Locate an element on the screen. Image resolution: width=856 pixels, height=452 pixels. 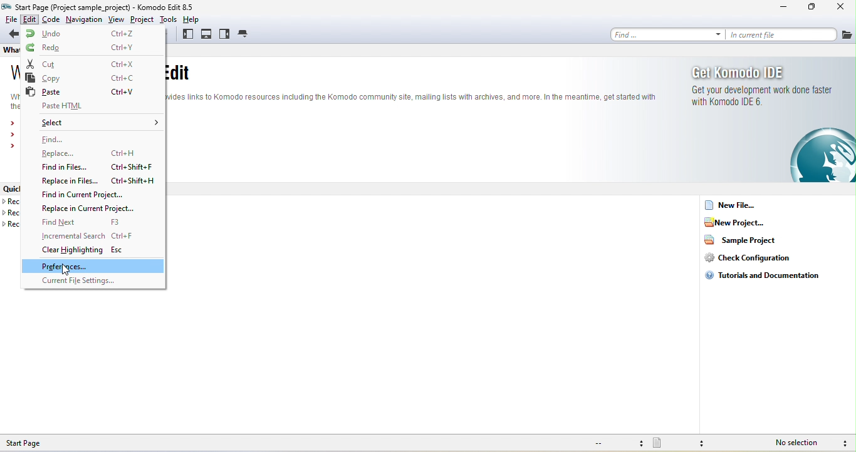
paste html is located at coordinates (95, 106).